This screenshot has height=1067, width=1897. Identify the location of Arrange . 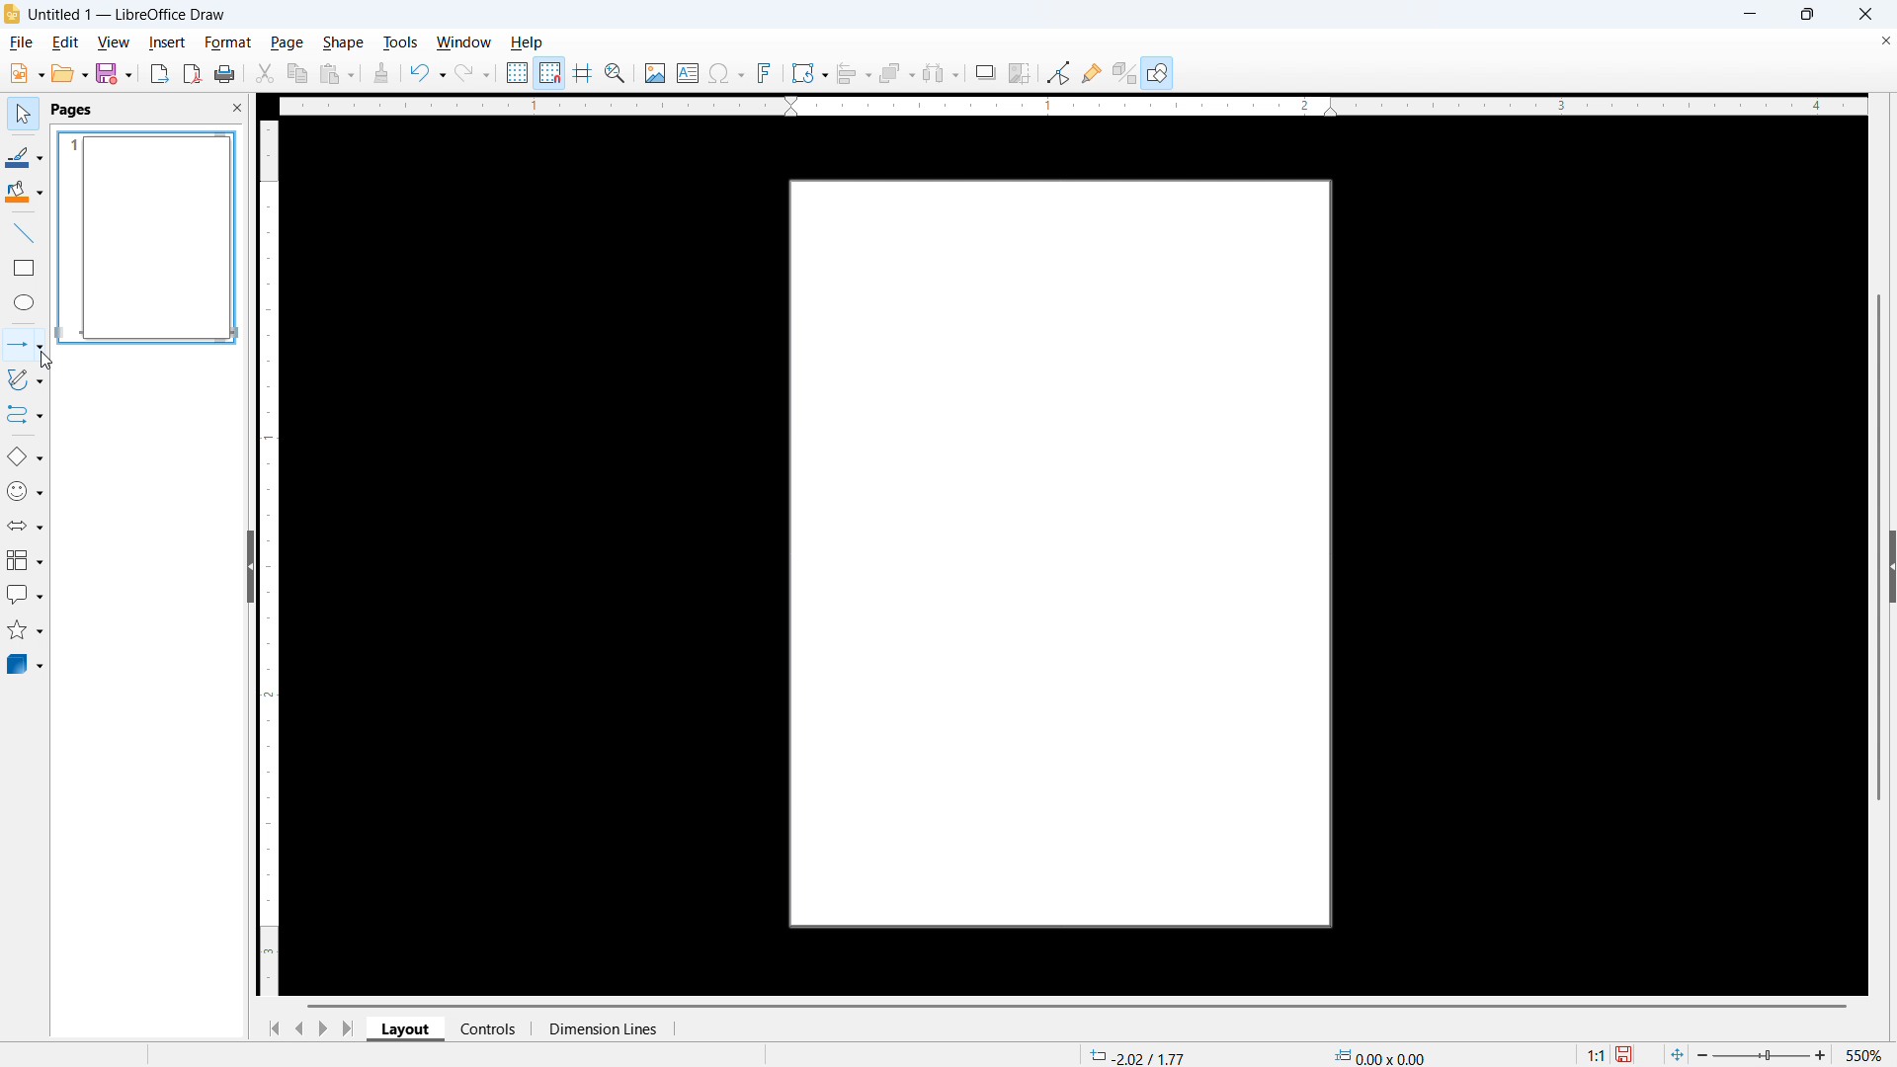
(898, 74).